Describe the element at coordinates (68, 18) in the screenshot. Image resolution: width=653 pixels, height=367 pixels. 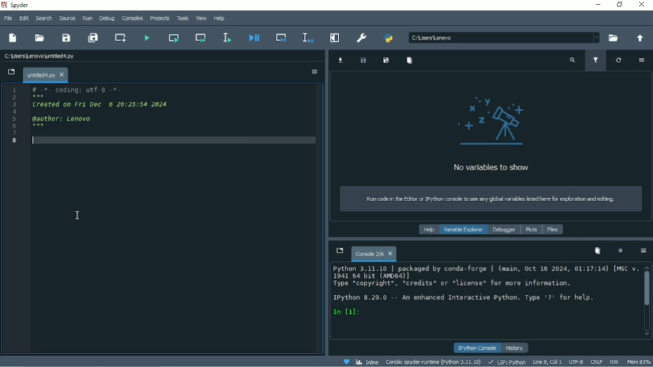
I see `Source` at that location.